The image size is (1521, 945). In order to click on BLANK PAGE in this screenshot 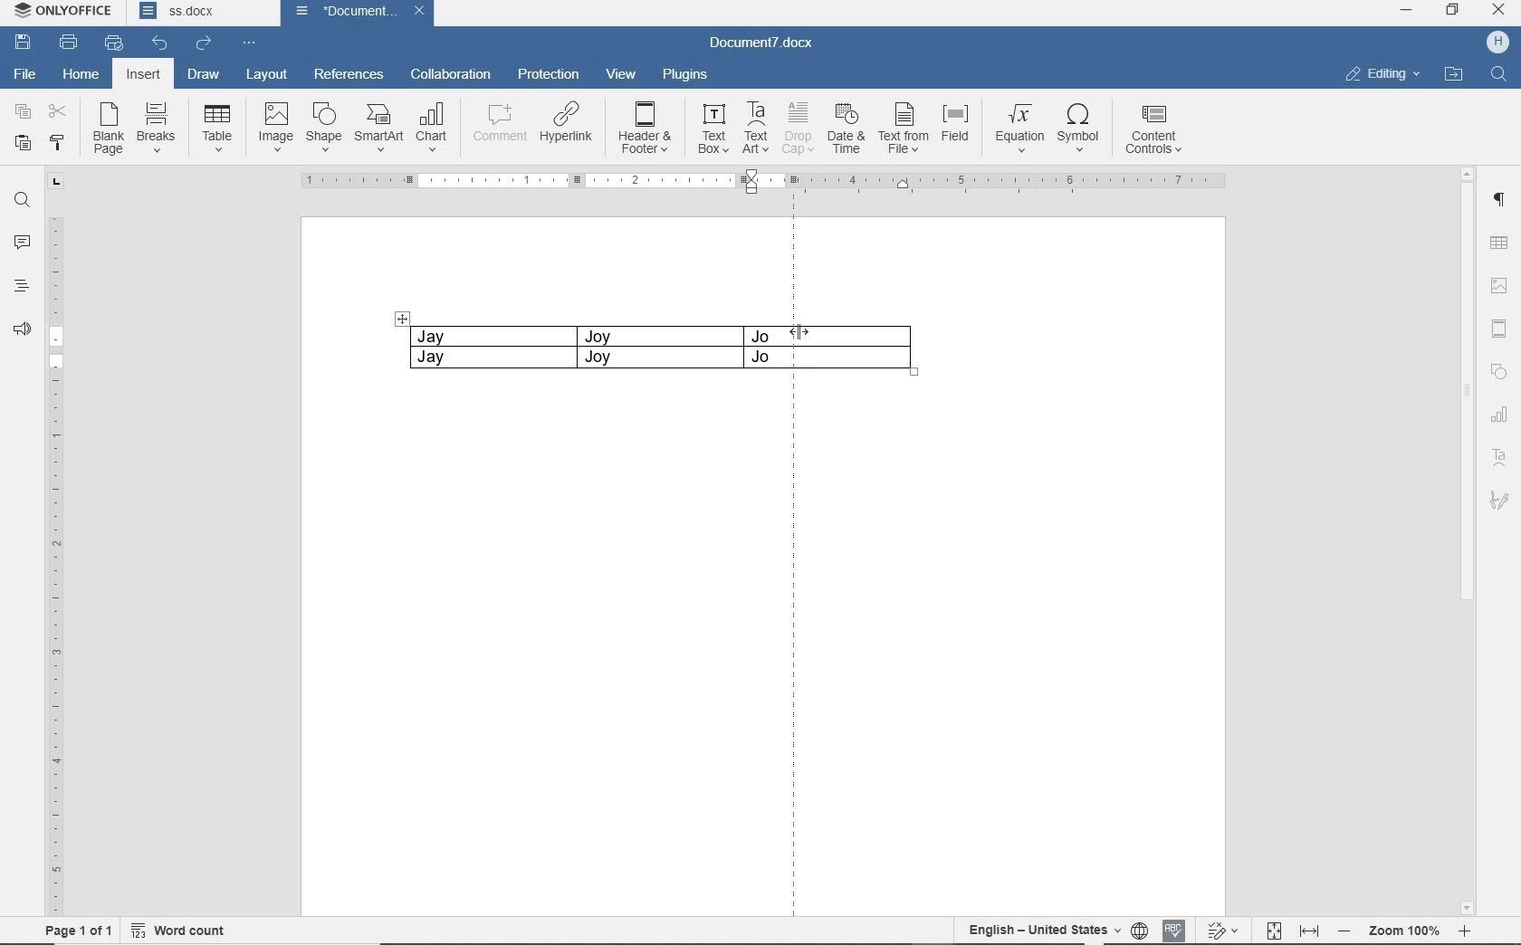, I will do `click(106, 130)`.